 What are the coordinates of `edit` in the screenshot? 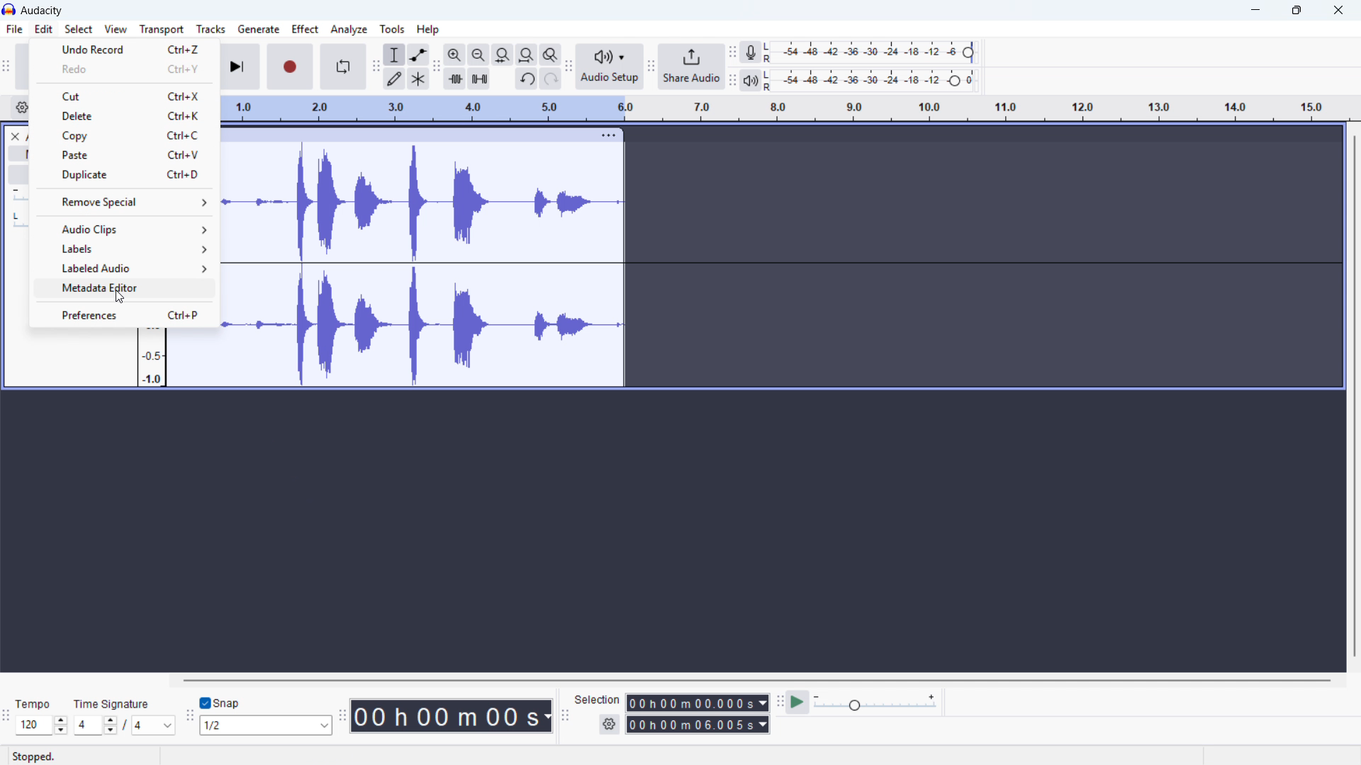 It's located at (44, 29).